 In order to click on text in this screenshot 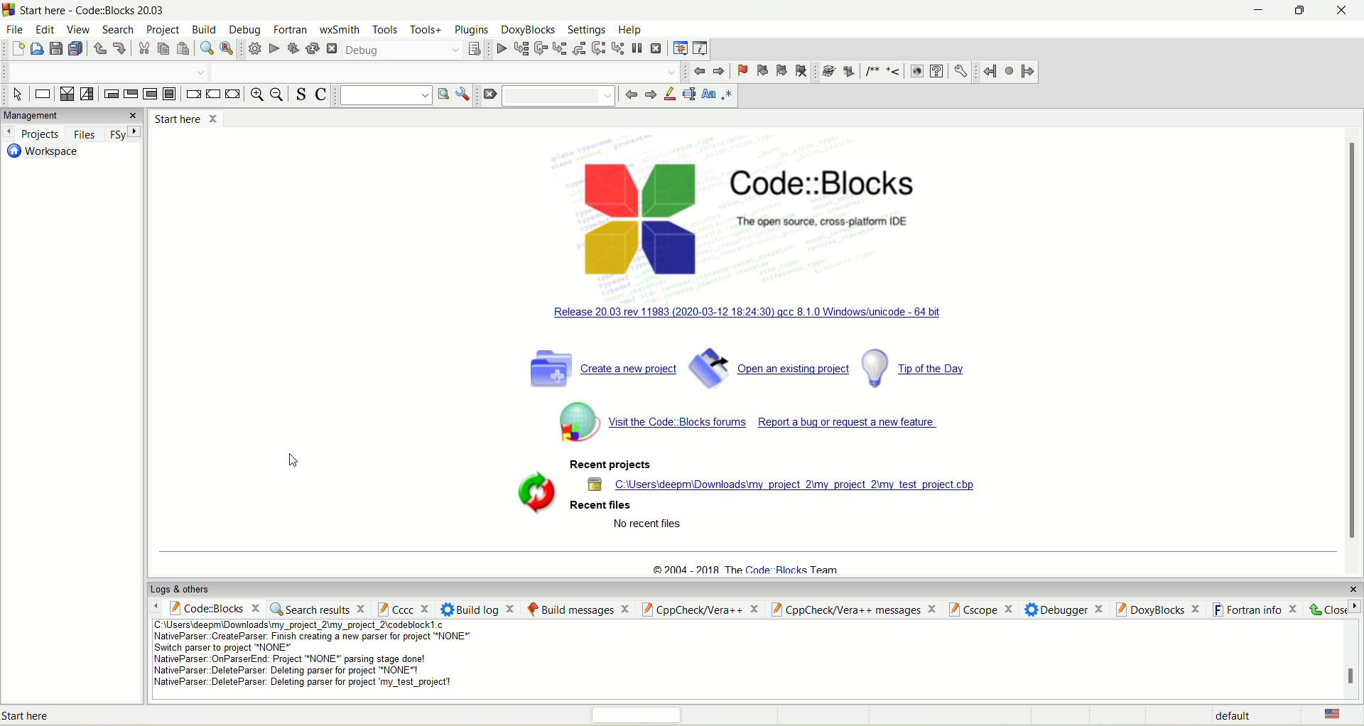, I will do `click(313, 656)`.